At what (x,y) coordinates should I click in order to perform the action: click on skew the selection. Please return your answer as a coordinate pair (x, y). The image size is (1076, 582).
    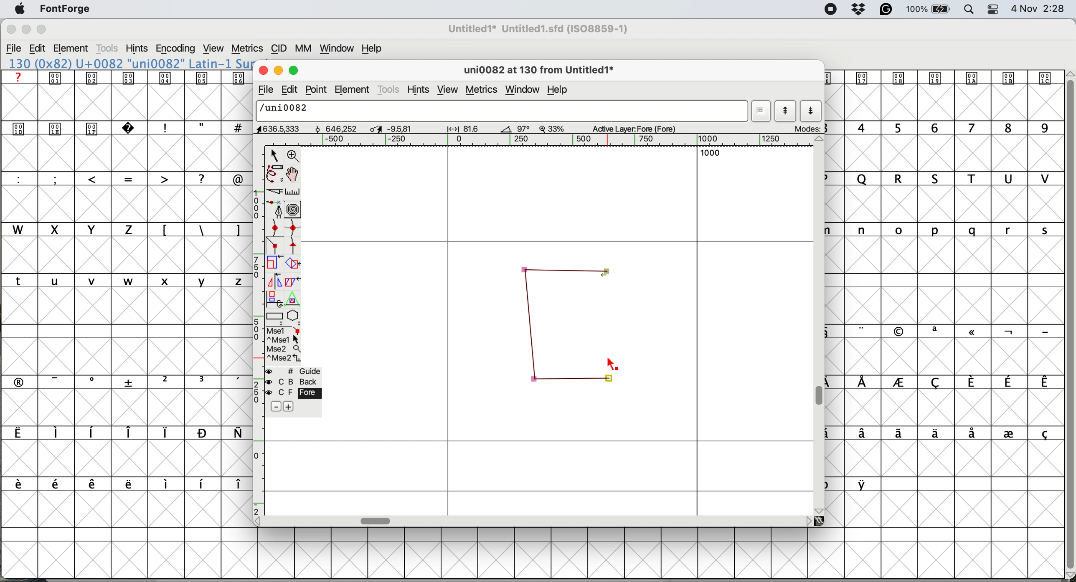
    Looking at the image, I should click on (291, 281).